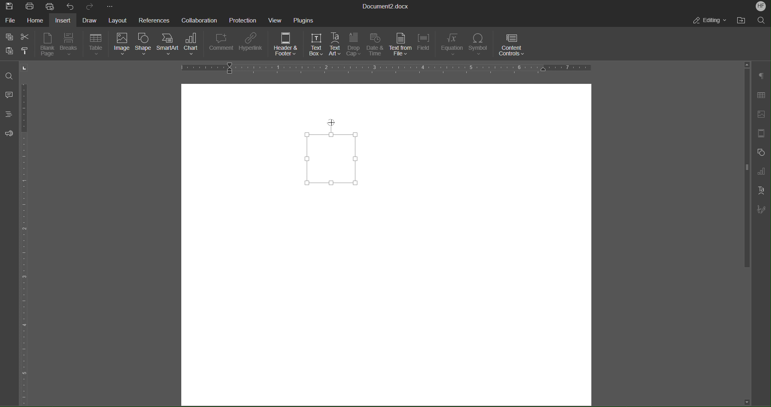  Describe the element at coordinates (69, 6) in the screenshot. I see `Undo` at that location.